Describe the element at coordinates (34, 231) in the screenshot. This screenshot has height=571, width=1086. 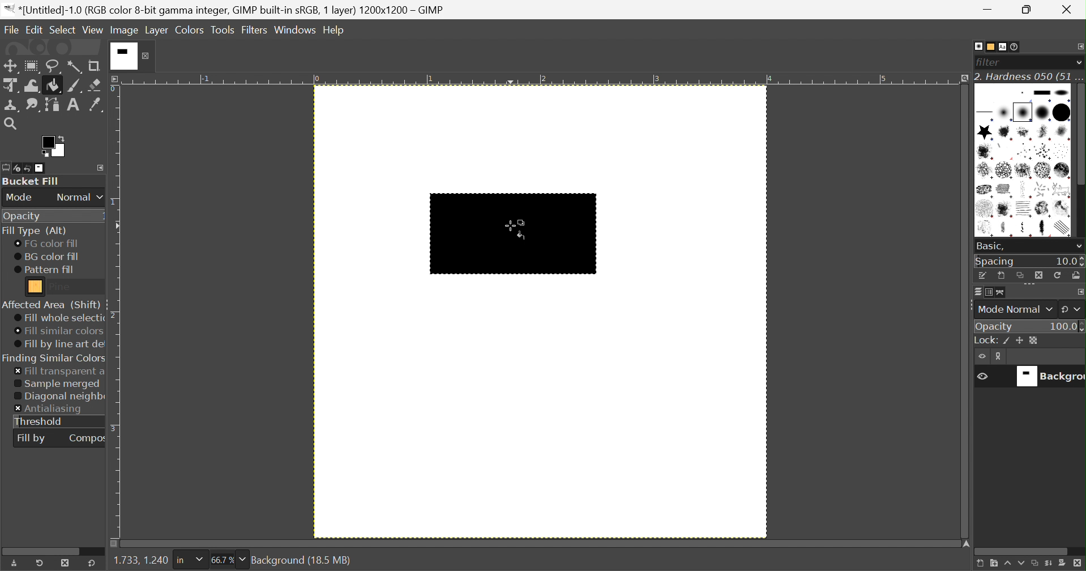
I see `Fill Type (Alt)` at that location.